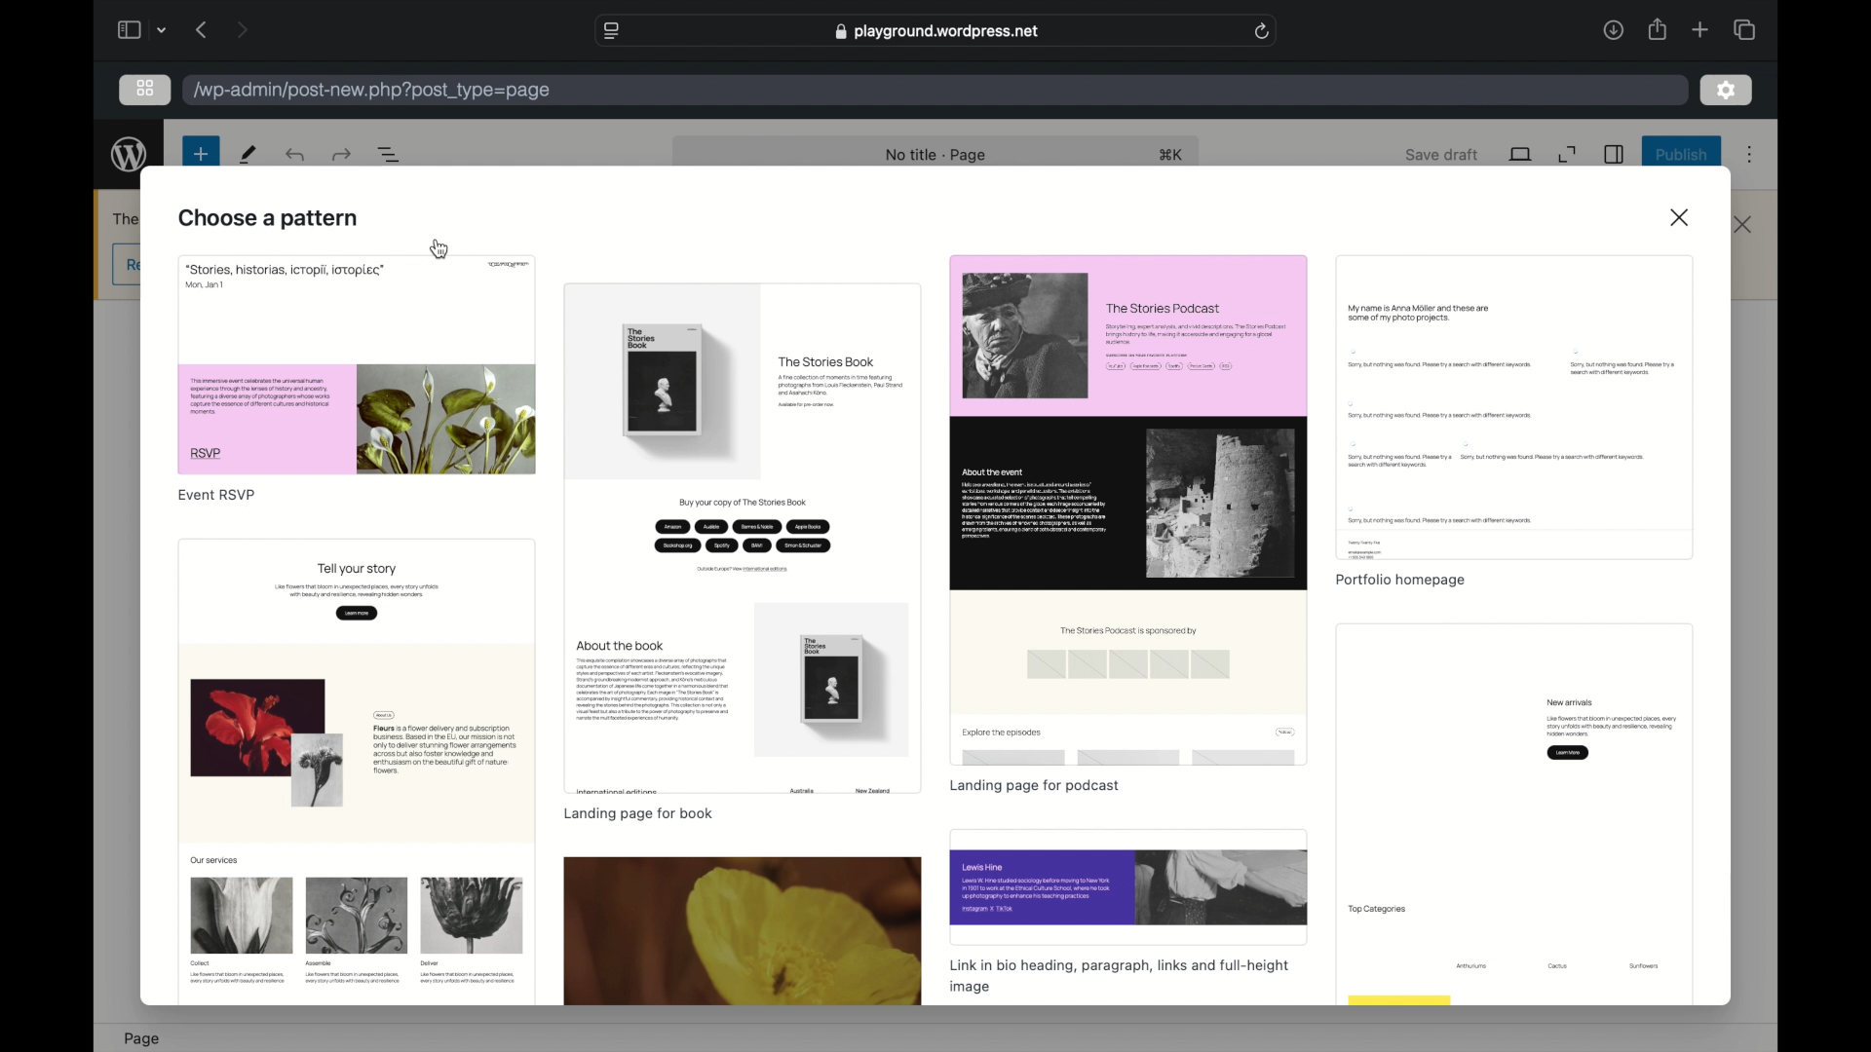  What do you see at coordinates (1744, 225) in the screenshot?
I see `close` at bounding box center [1744, 225].